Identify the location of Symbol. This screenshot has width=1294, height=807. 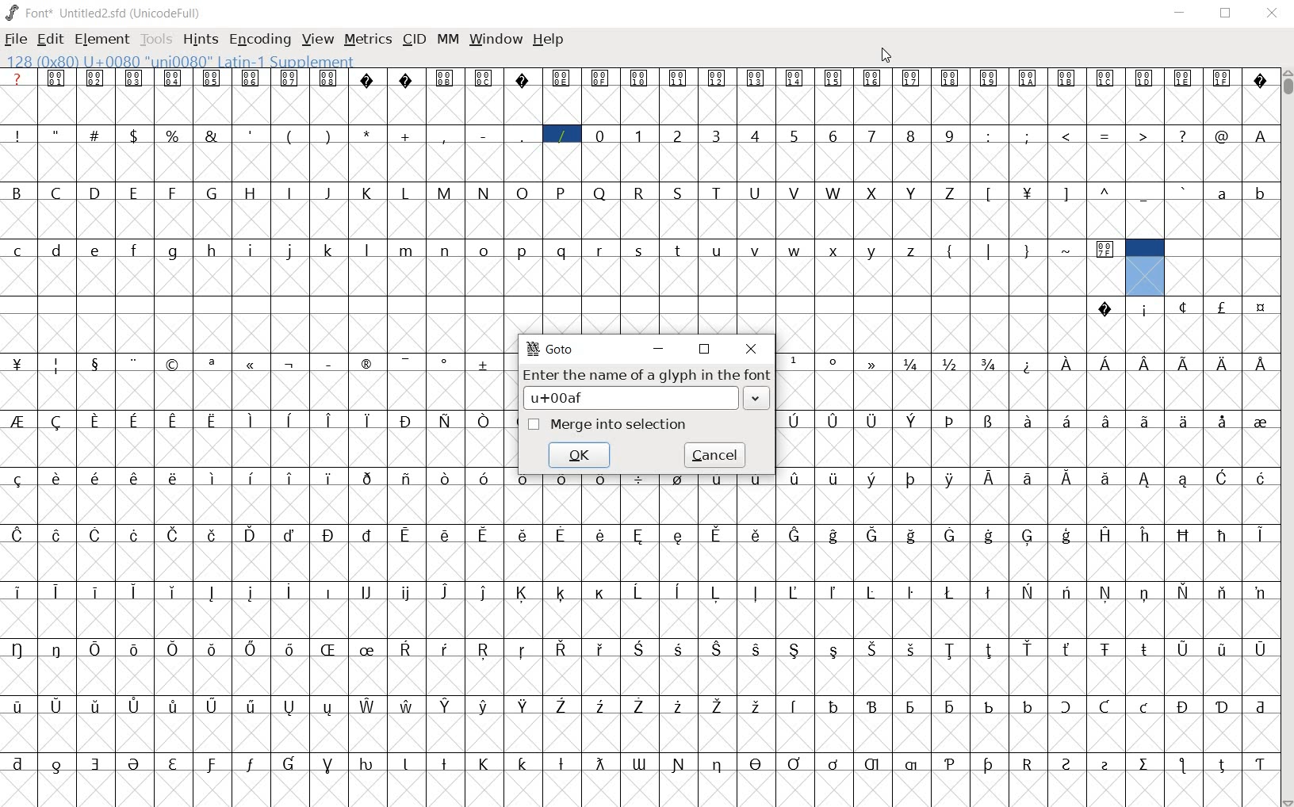
(98, 591).